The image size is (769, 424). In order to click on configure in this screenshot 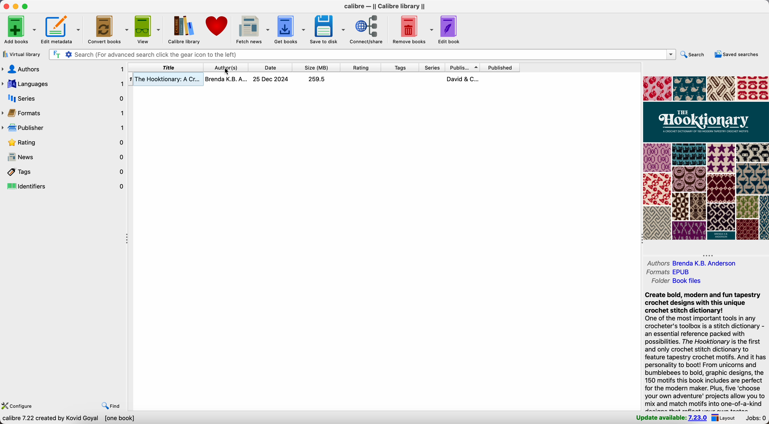, I will do `click(20, 406)`.